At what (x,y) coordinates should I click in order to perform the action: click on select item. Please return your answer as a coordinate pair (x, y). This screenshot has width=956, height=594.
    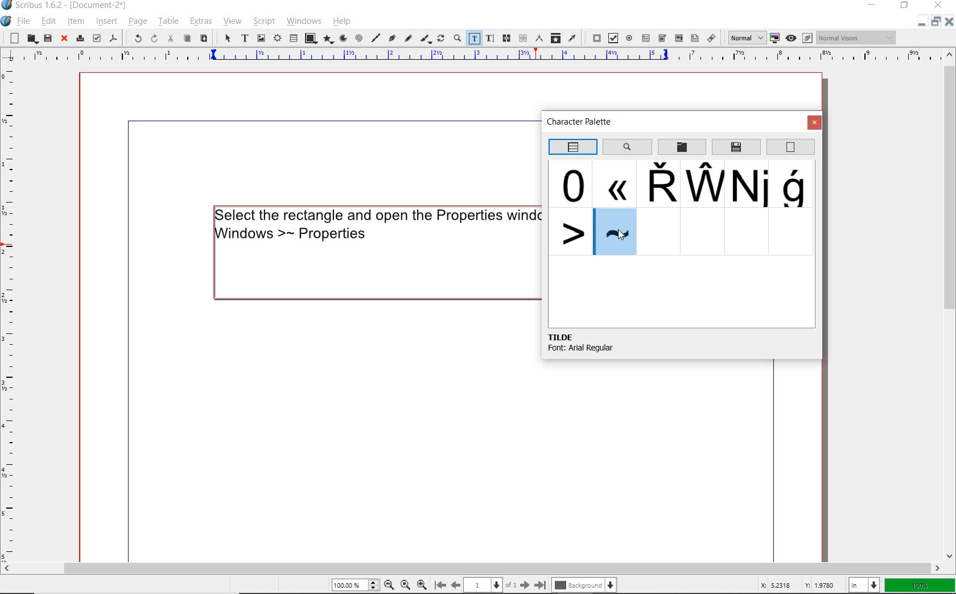
    Looking at the image, I should click on (227, 39).